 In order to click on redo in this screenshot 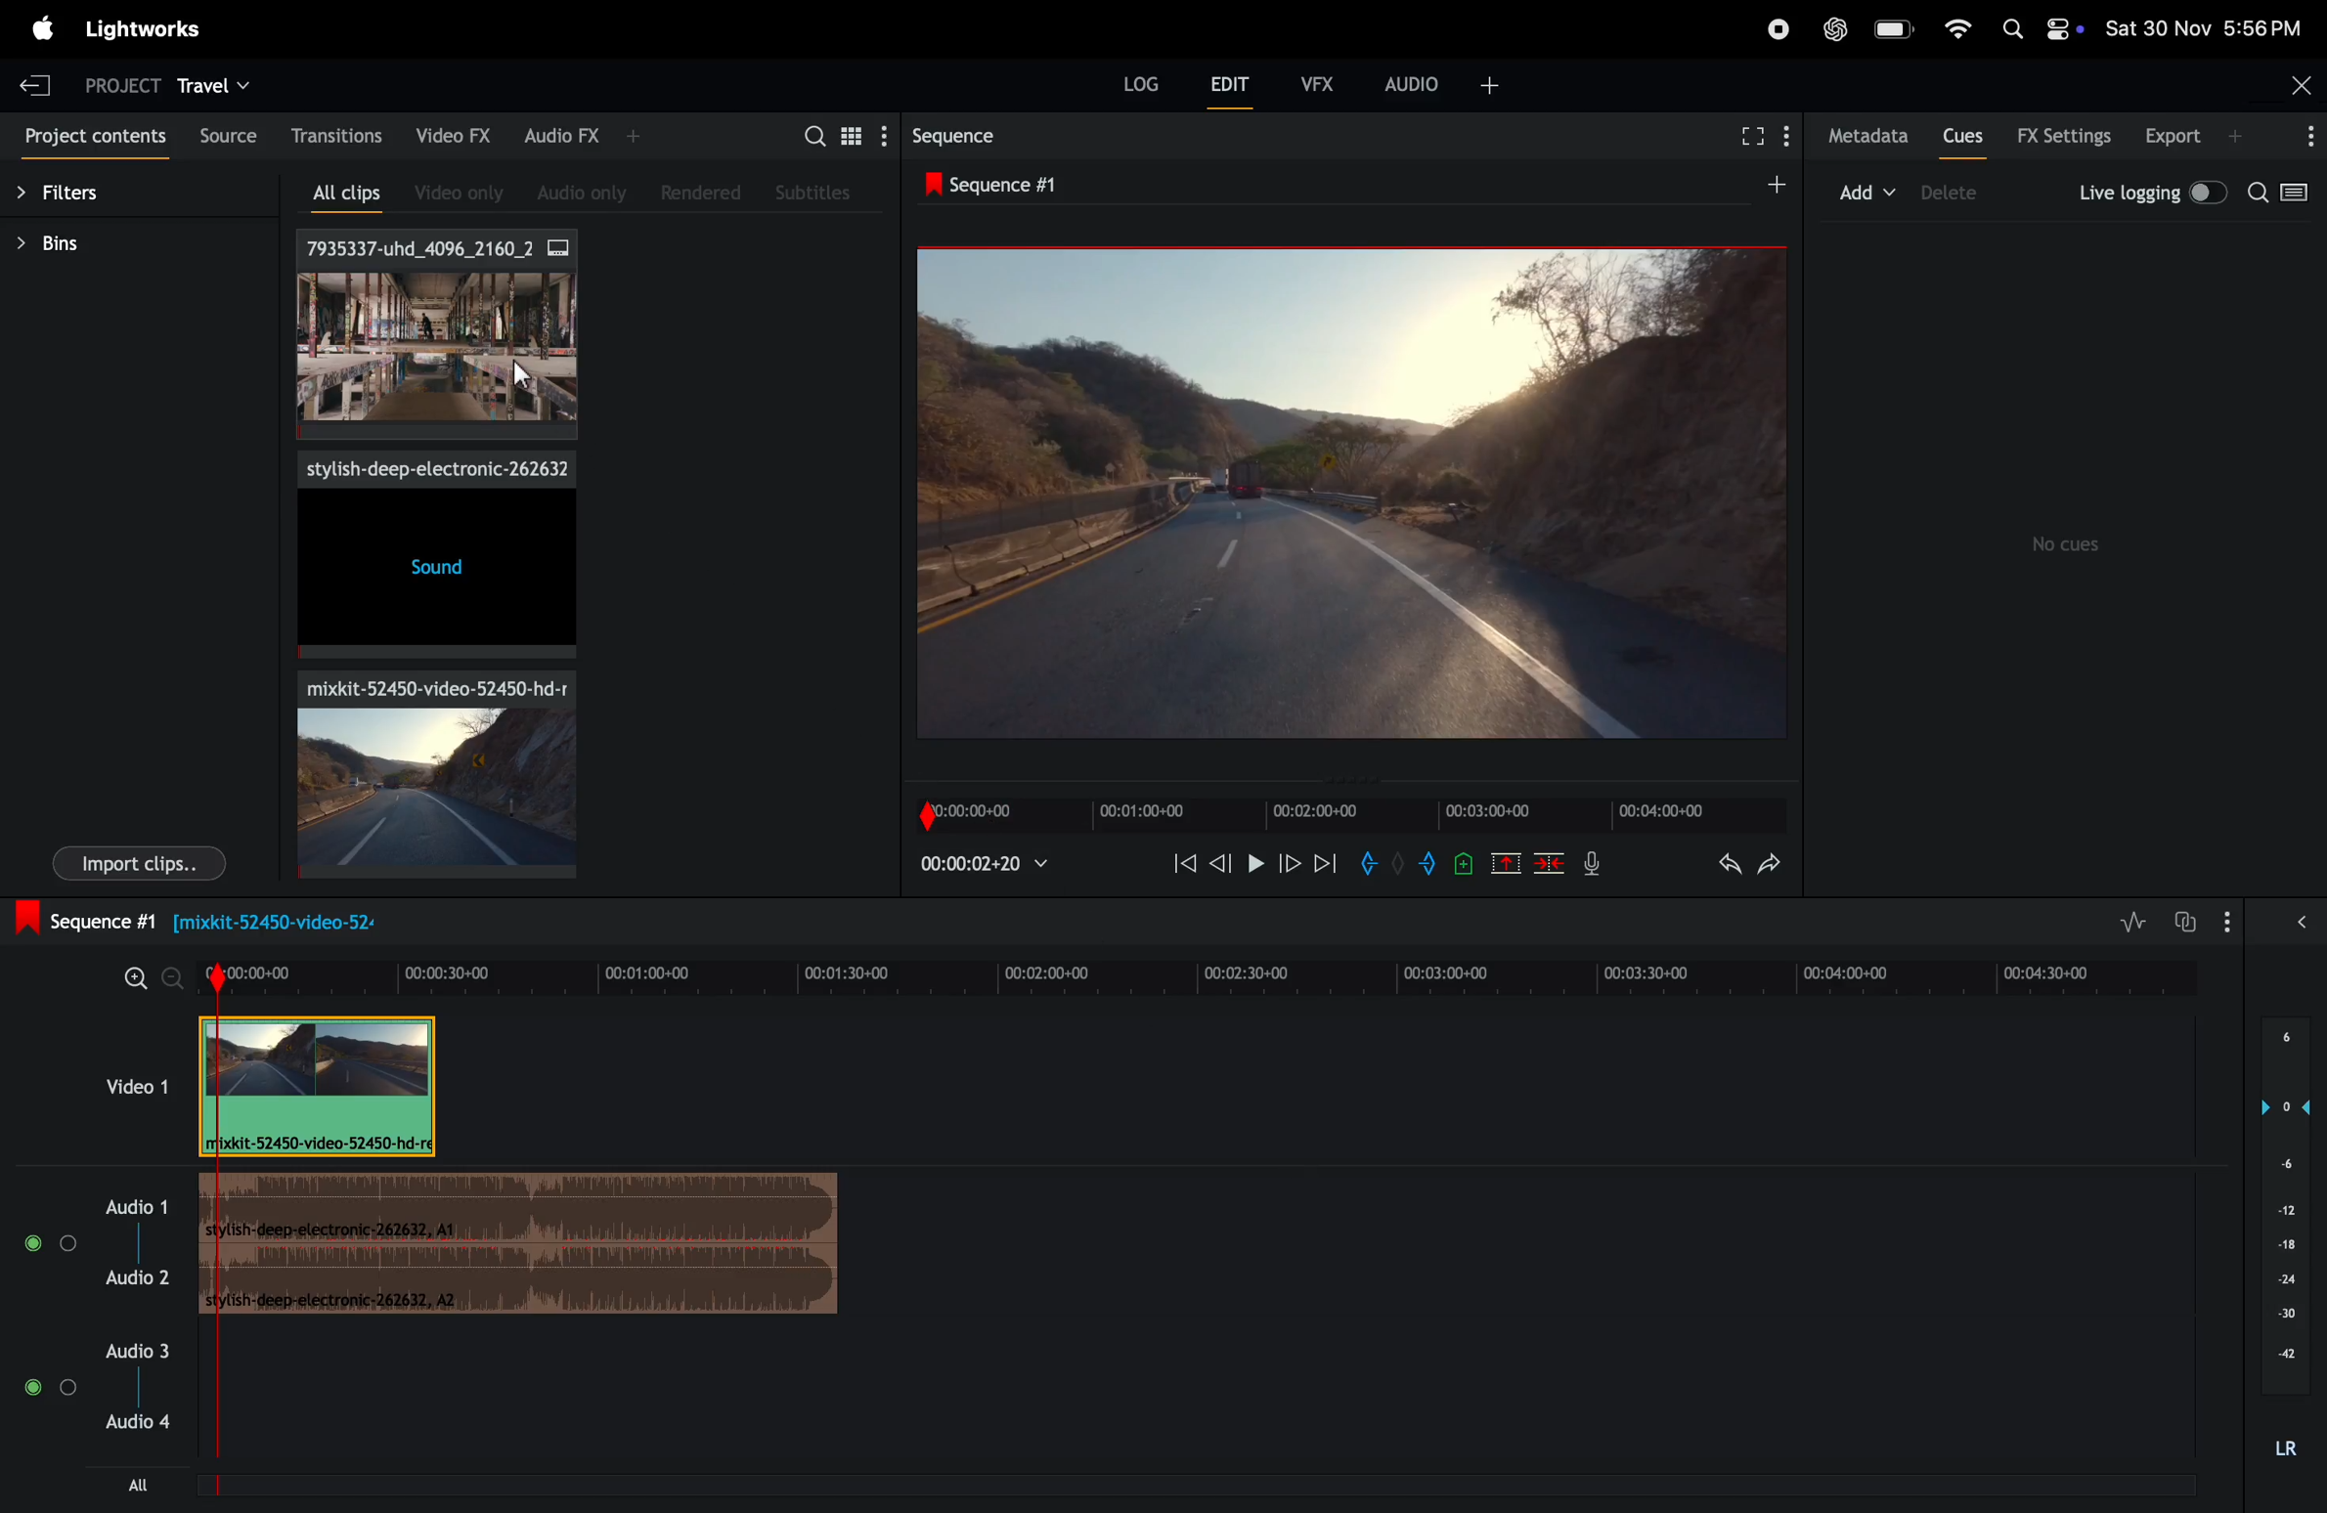, I will do `click(1769, 866)`.